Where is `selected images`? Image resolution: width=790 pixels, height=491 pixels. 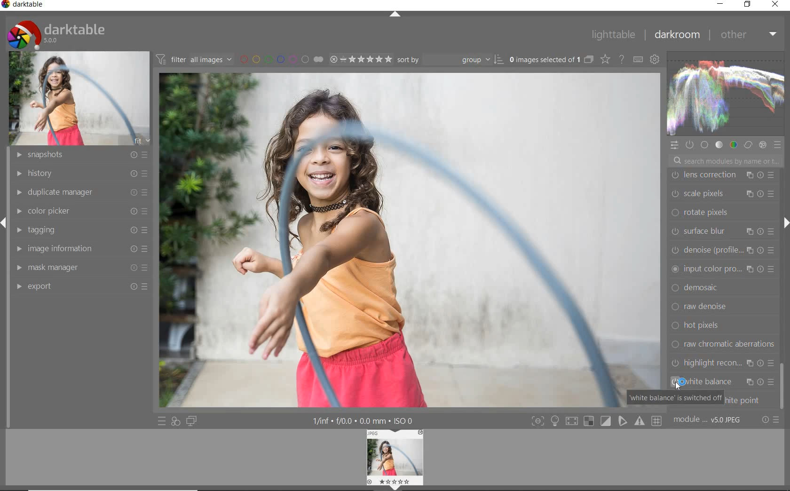
selected images is located at coordinates (544, 59).